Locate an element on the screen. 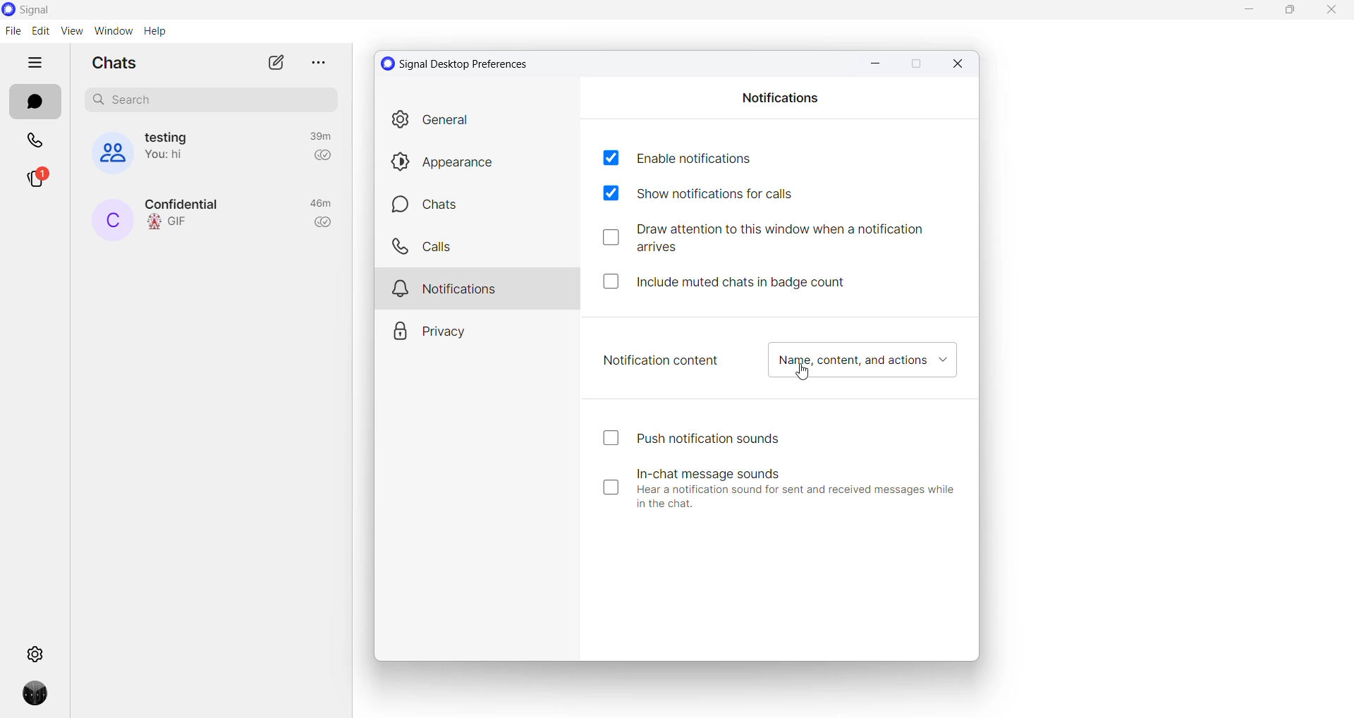 This screenshot has height=718, width=1354. last message is located at coordinates (172, 223).